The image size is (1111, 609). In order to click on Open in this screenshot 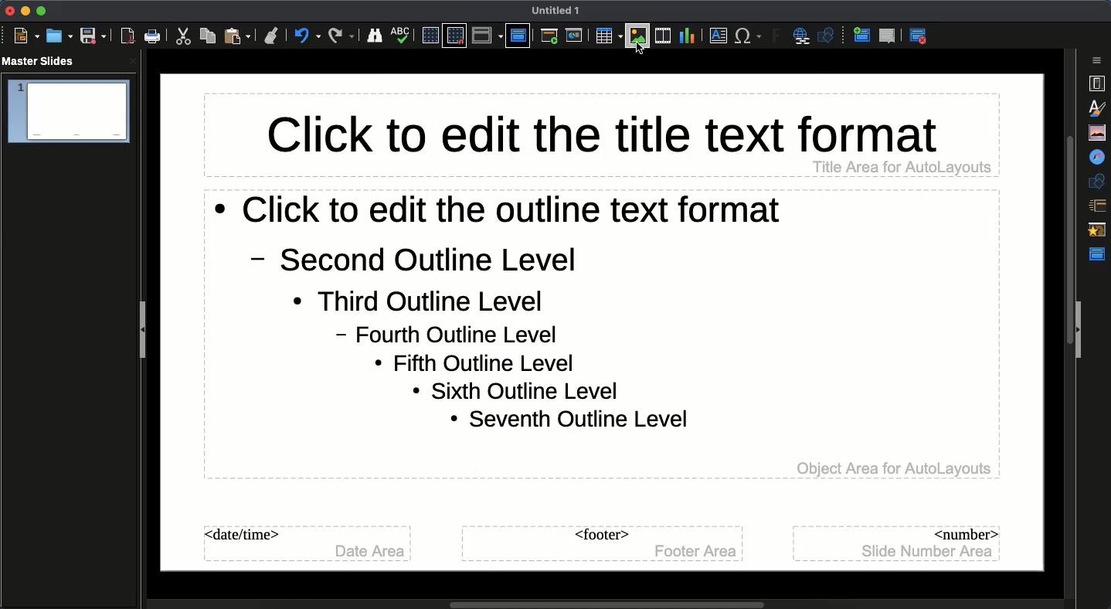, I will do `click(58, 36)`.